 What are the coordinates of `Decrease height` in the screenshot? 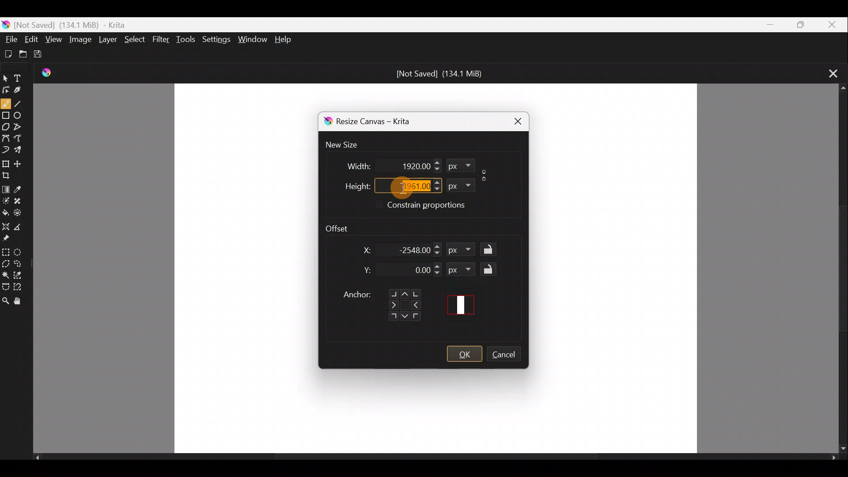 It's located at (437, 189).